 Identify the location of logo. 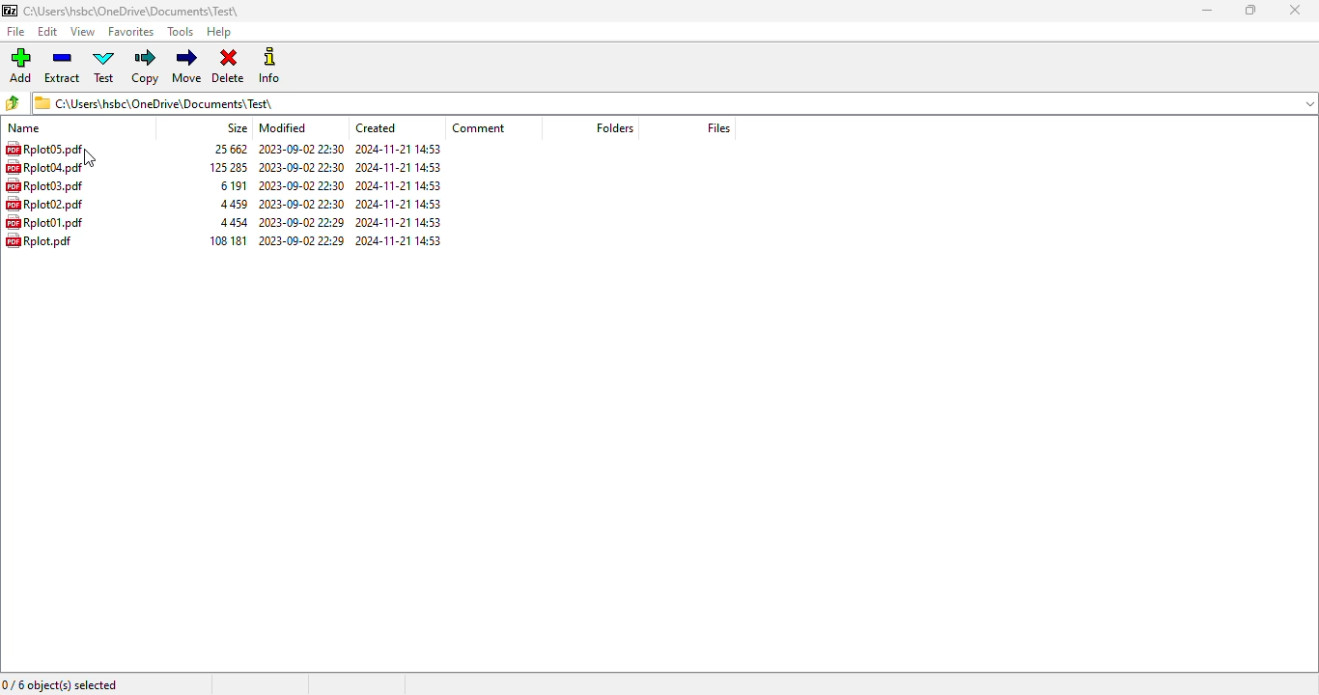
(10, 11).